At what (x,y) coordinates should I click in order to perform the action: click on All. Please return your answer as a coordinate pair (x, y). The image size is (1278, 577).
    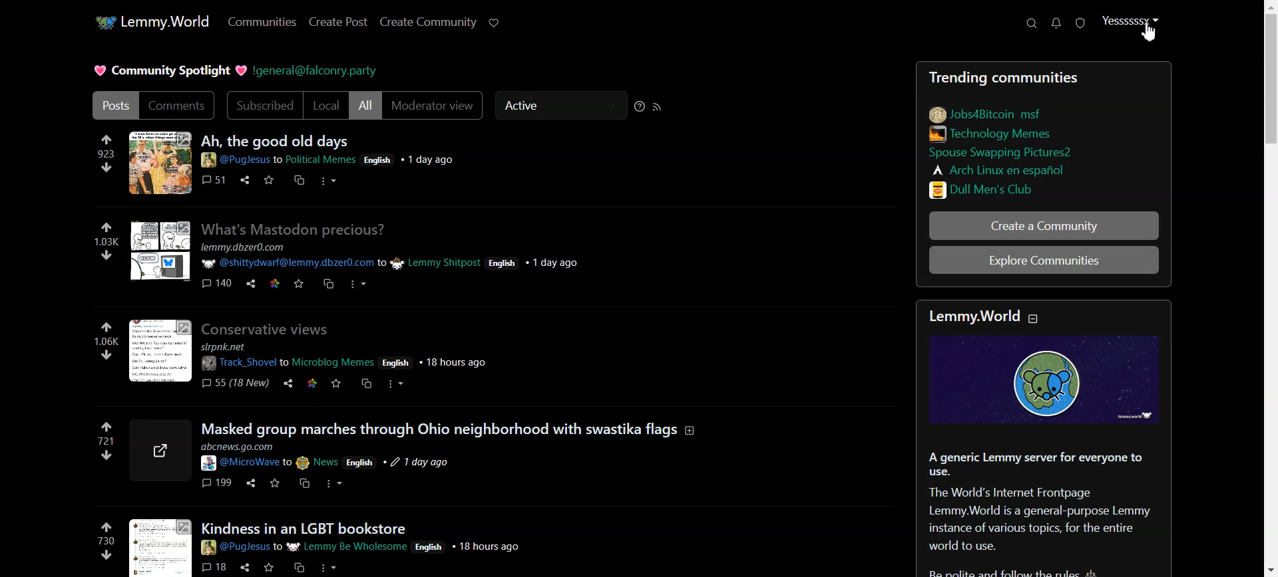
    Looking at the image, I should click on (365, 106).